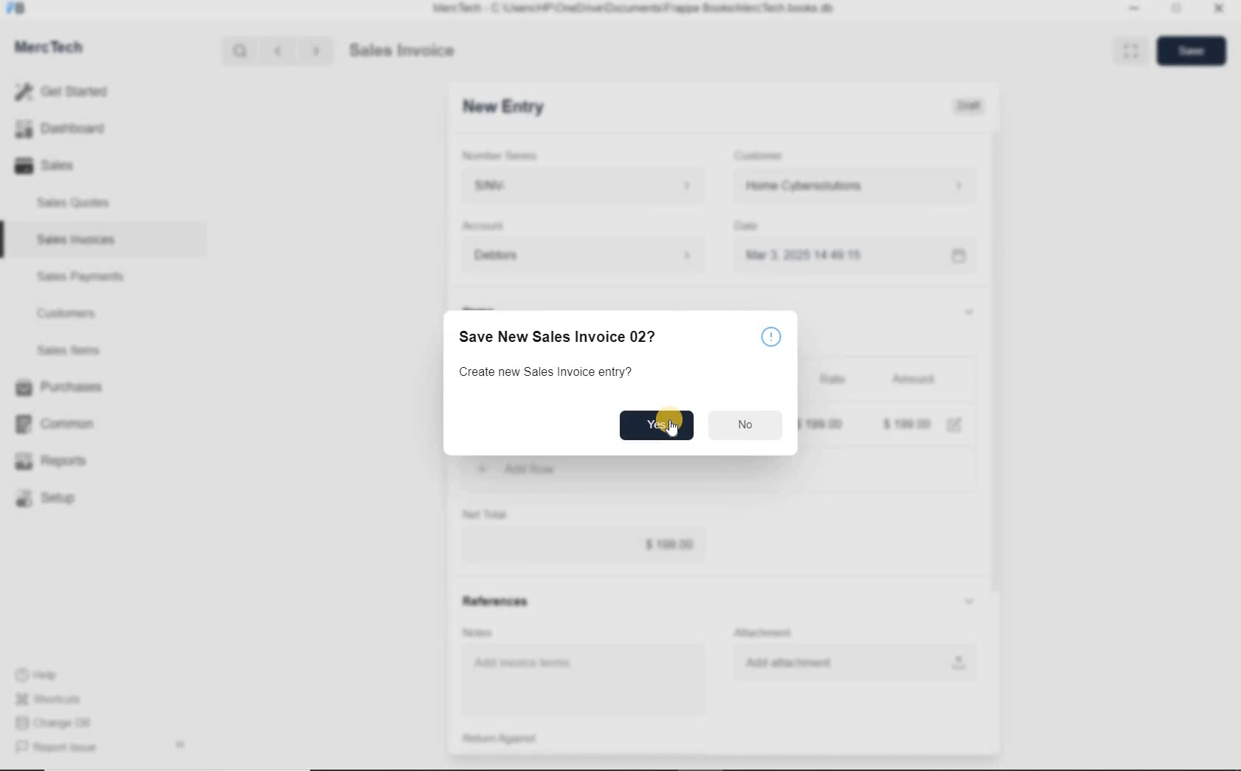 The image size is (1241, 771). Describe the element at coordinates (586, 257) in the screenshot. I see `Account dropdown` at that location.